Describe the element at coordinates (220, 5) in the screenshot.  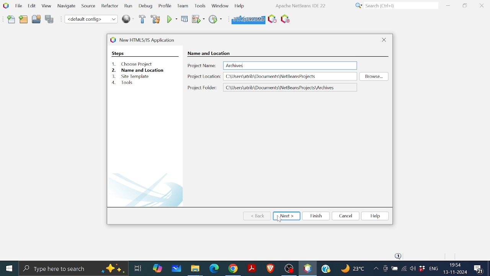
I see `windows` at that location.